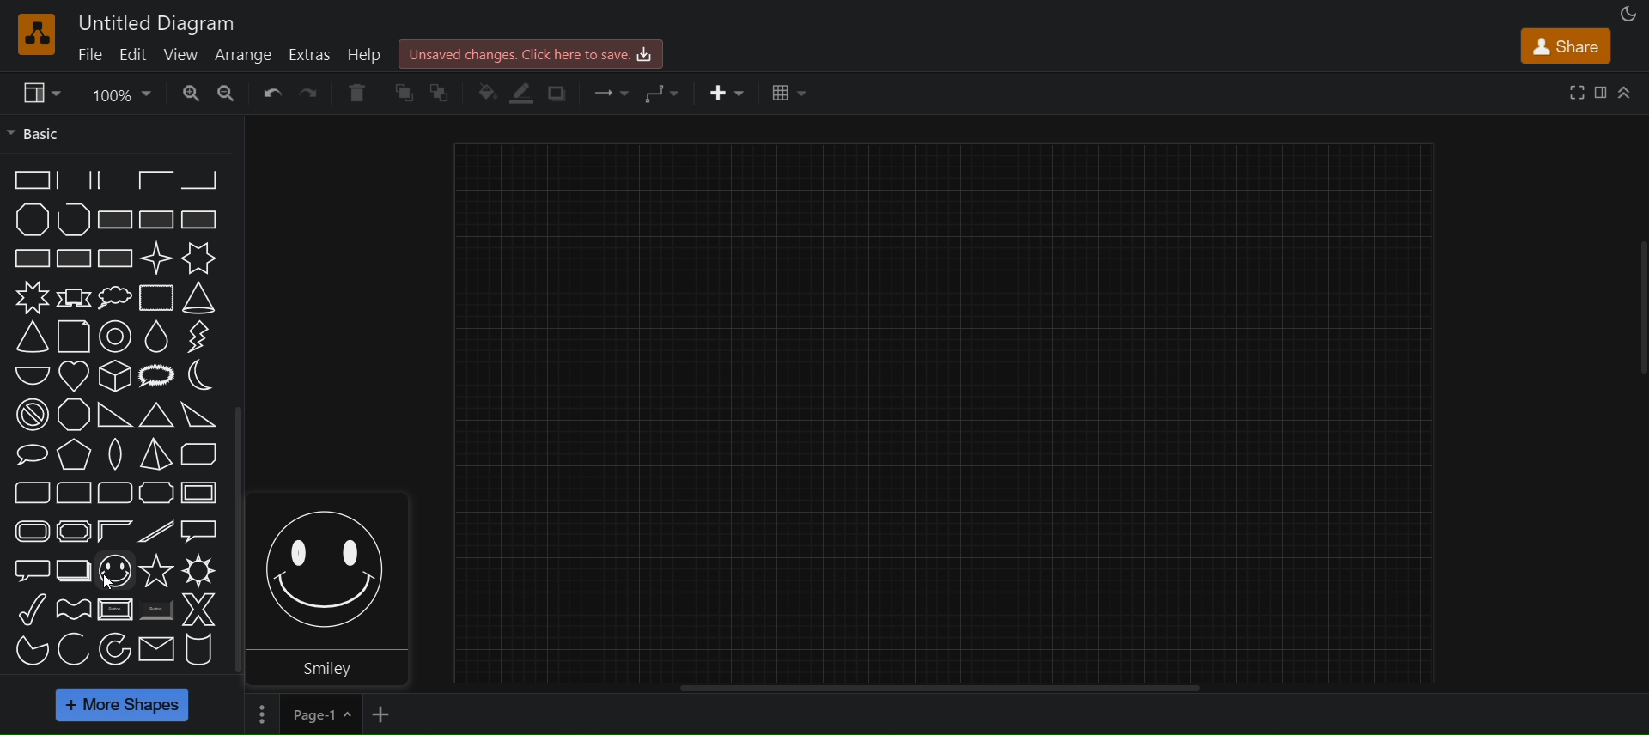 The width and height of the screenshot is (1649, 735). What do you see at coordinates (383, 714) in the screenshot?
I see `add new page` at bounding box center [383, 714].